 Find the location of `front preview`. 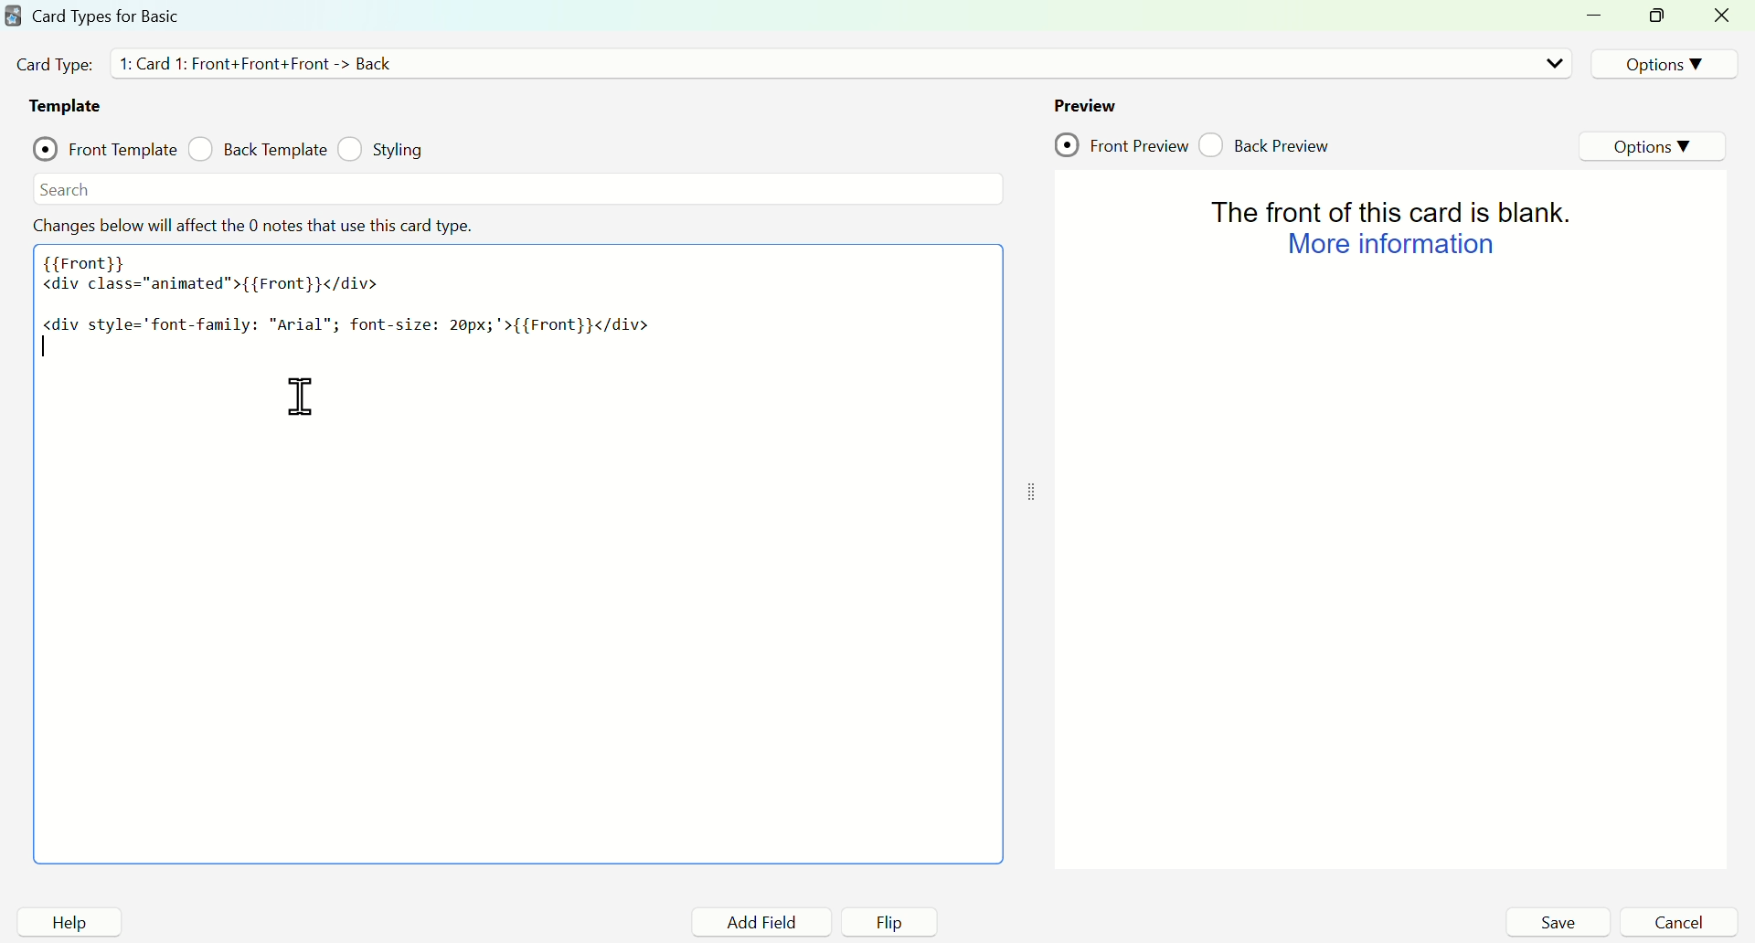

front preview is located at coordinates (1122, 146).